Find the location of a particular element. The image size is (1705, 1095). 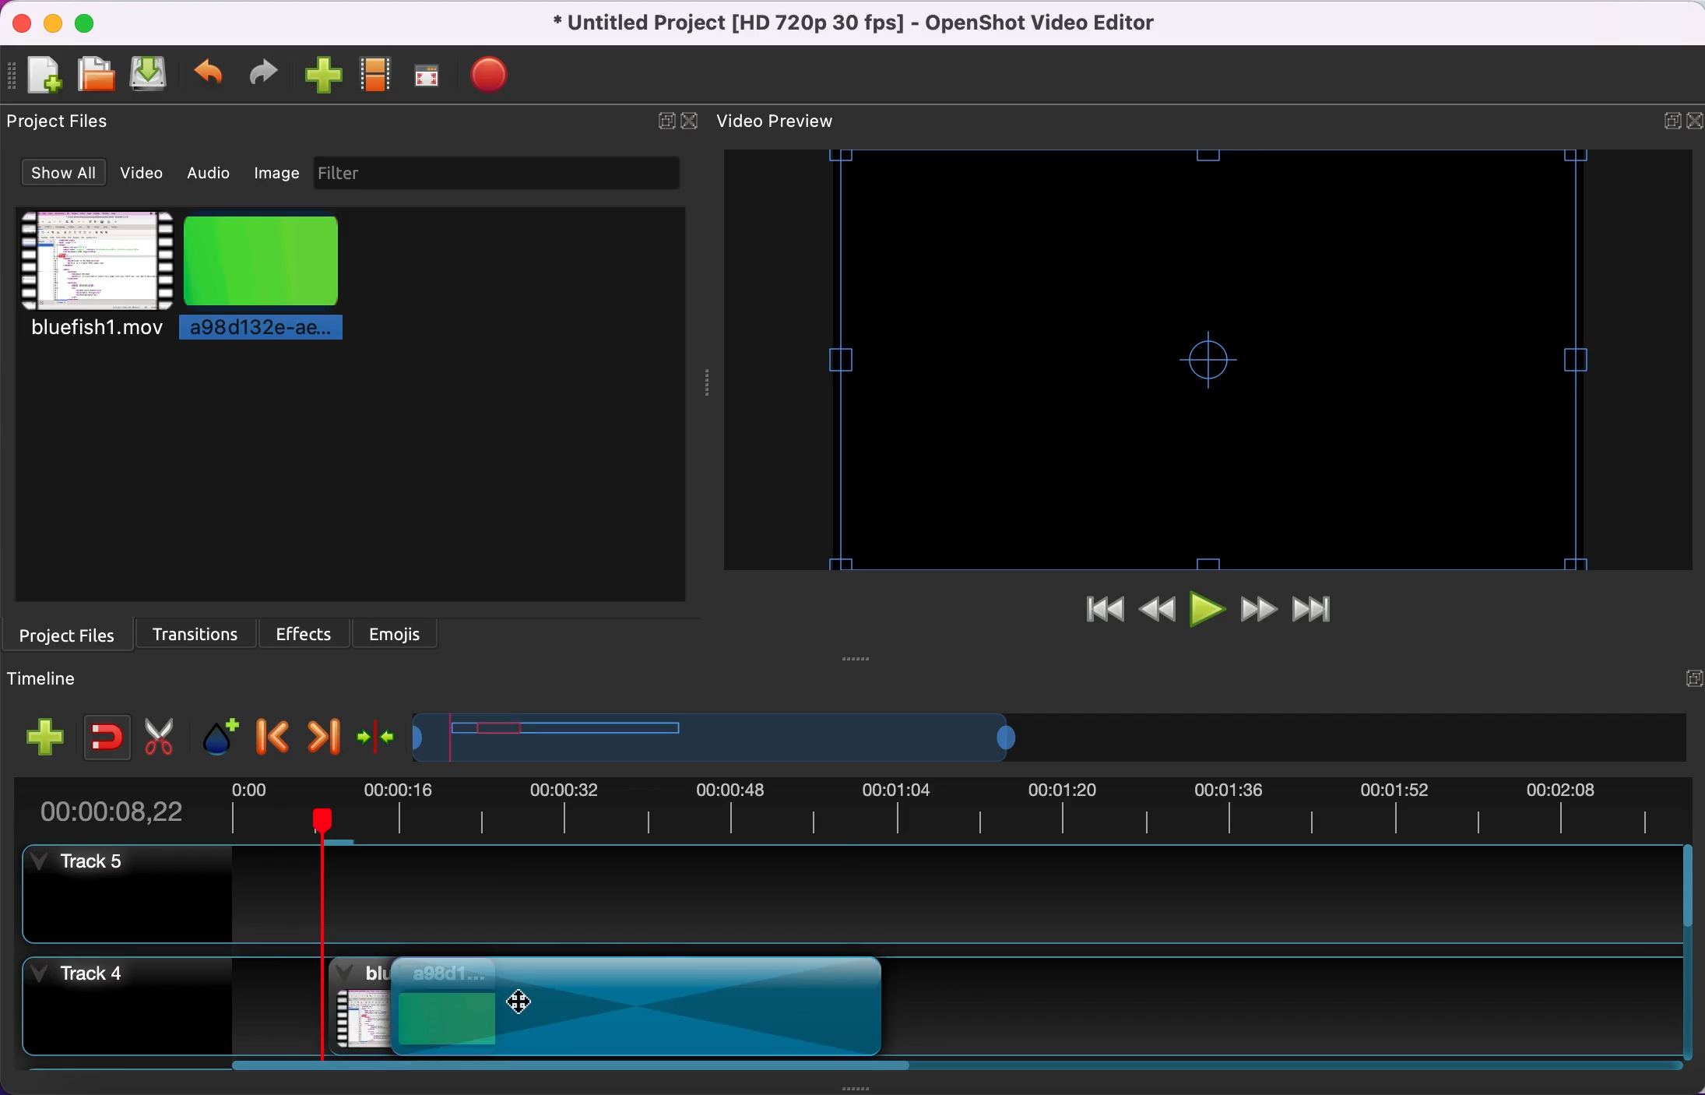

close is located at coordinates (1693, 121).